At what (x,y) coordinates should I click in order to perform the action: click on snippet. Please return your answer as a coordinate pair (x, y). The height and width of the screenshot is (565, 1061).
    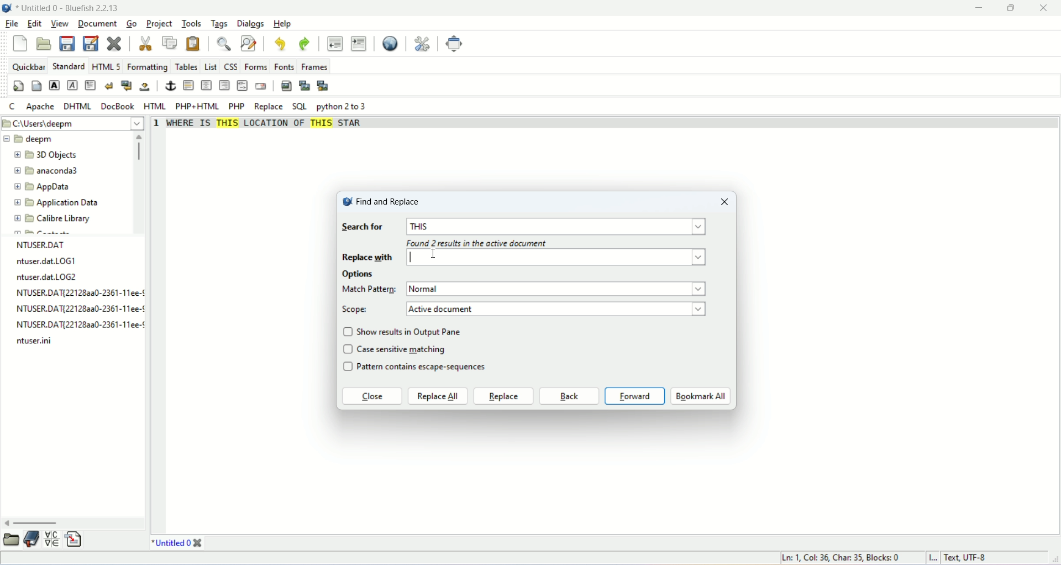
    Looking at the image, I should click on (72, 540).